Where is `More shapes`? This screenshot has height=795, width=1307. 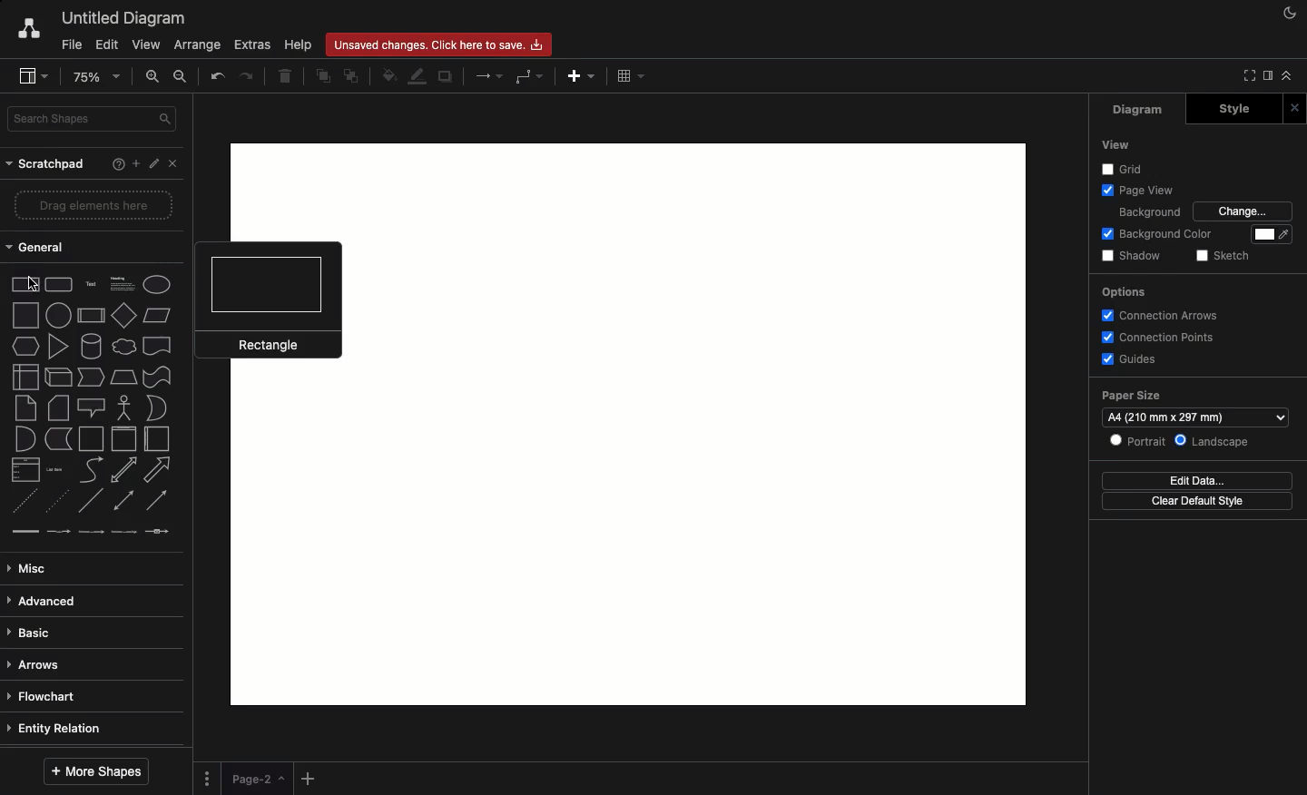 More shapes is located at coordinates (100, 770).